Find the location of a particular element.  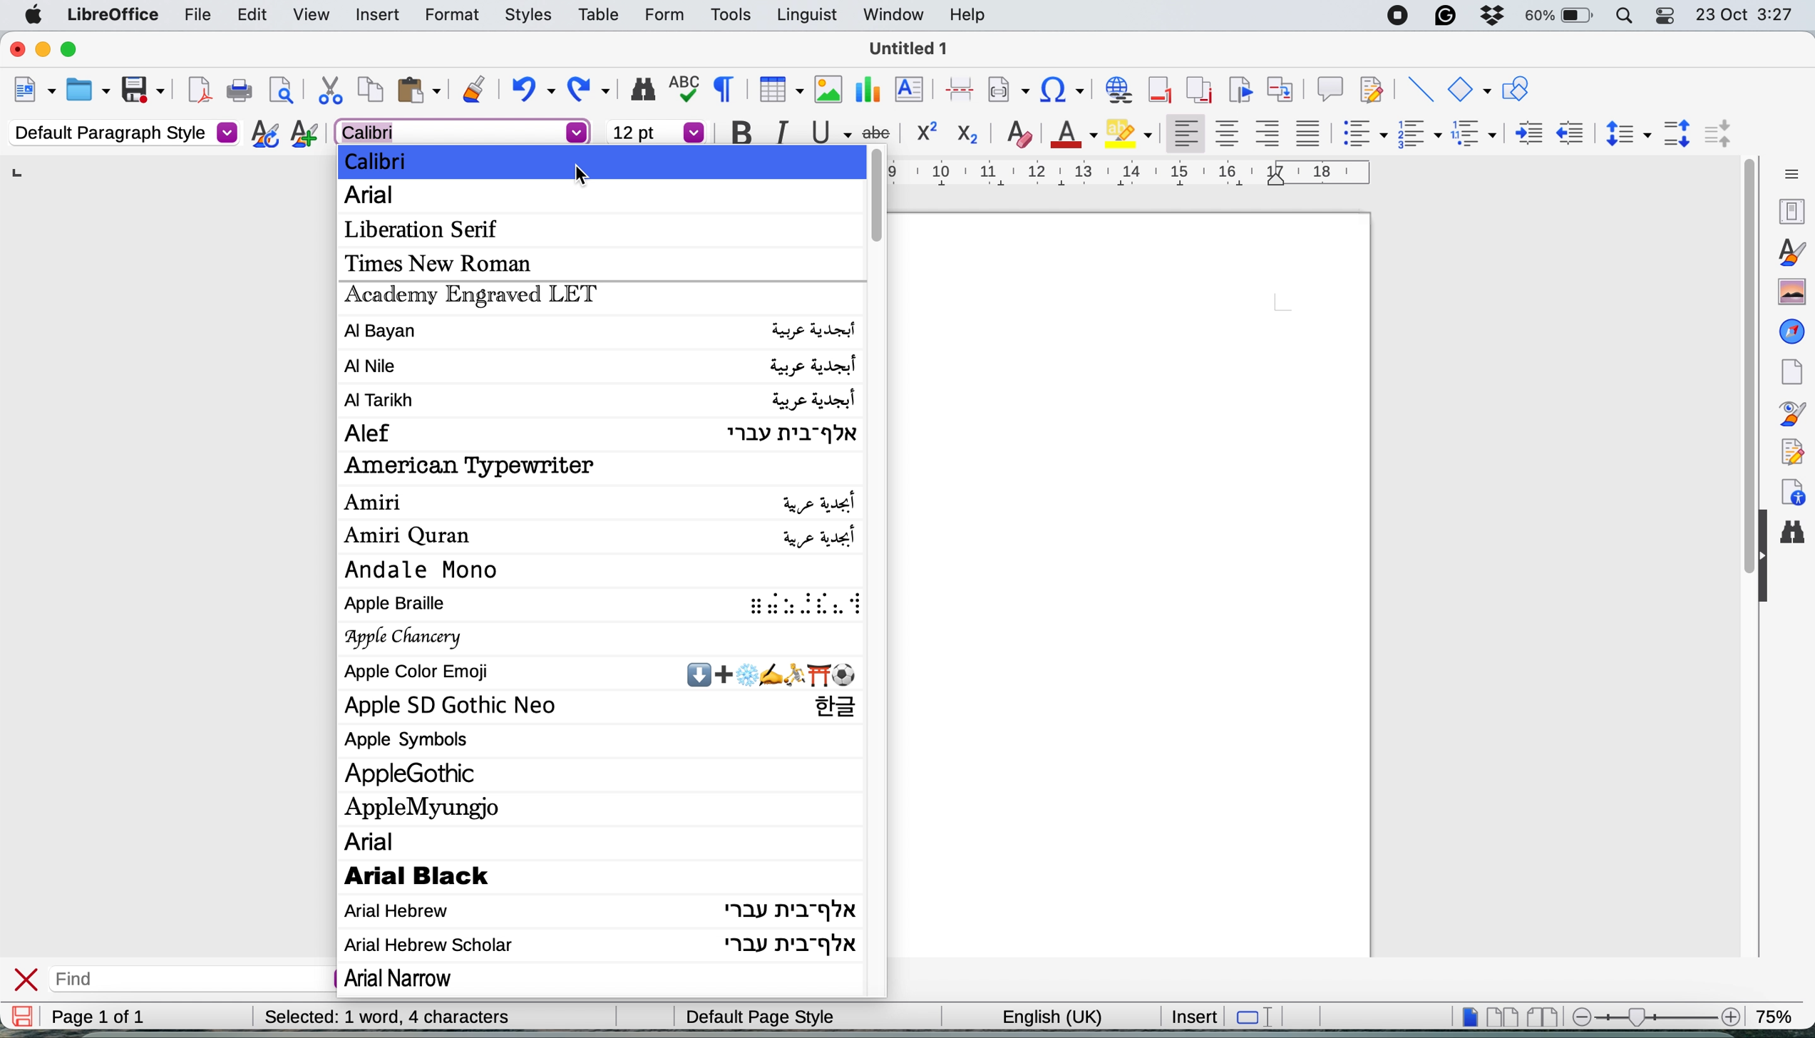

insert comment is located at coordinates (1329, 90).